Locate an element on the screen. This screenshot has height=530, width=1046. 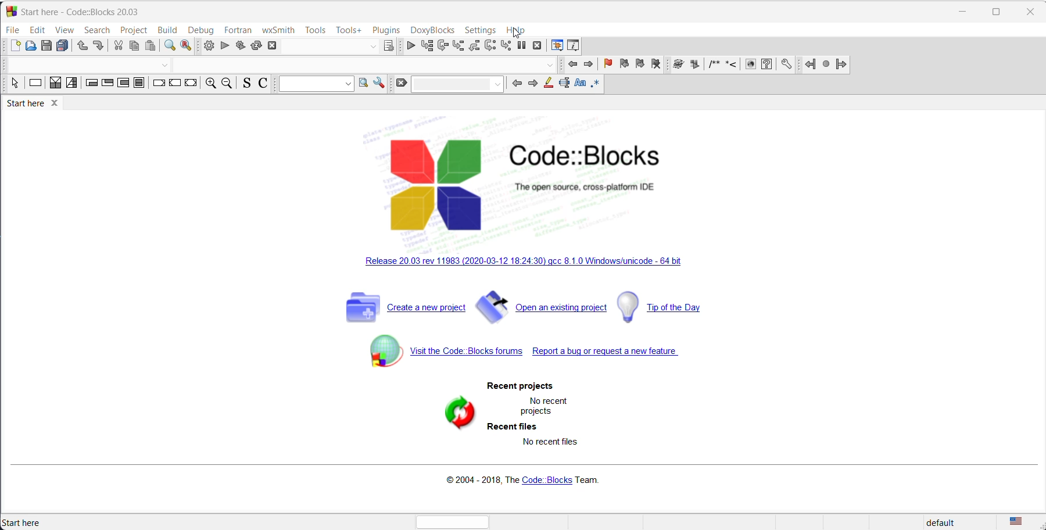
open is located at coordinates (29, 46).